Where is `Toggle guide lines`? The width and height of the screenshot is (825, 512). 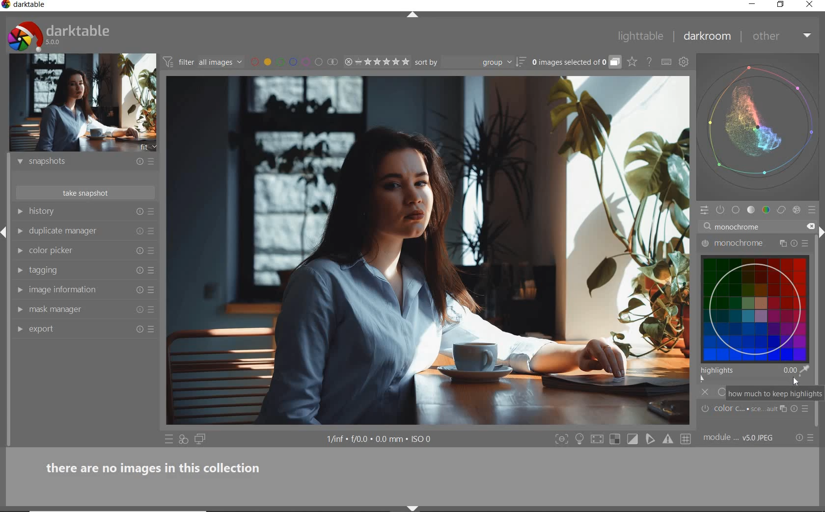
Toggle guide lines is located at coordinates (687, 438).